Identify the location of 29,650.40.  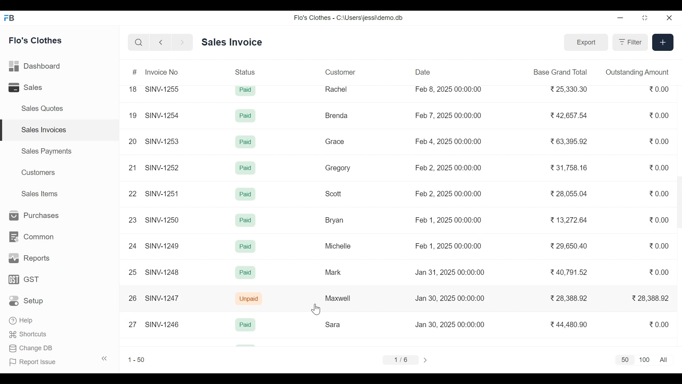
(568, 246).